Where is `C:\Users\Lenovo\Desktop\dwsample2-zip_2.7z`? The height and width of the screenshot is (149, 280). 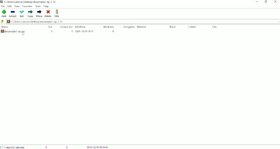
C:\Users\Lenovo\Desktop\dwsample2-zip_2.7z is located at coordinates (31, 2).